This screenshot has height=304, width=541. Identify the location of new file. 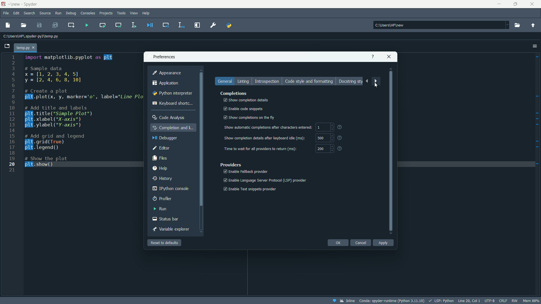
(8, 25).